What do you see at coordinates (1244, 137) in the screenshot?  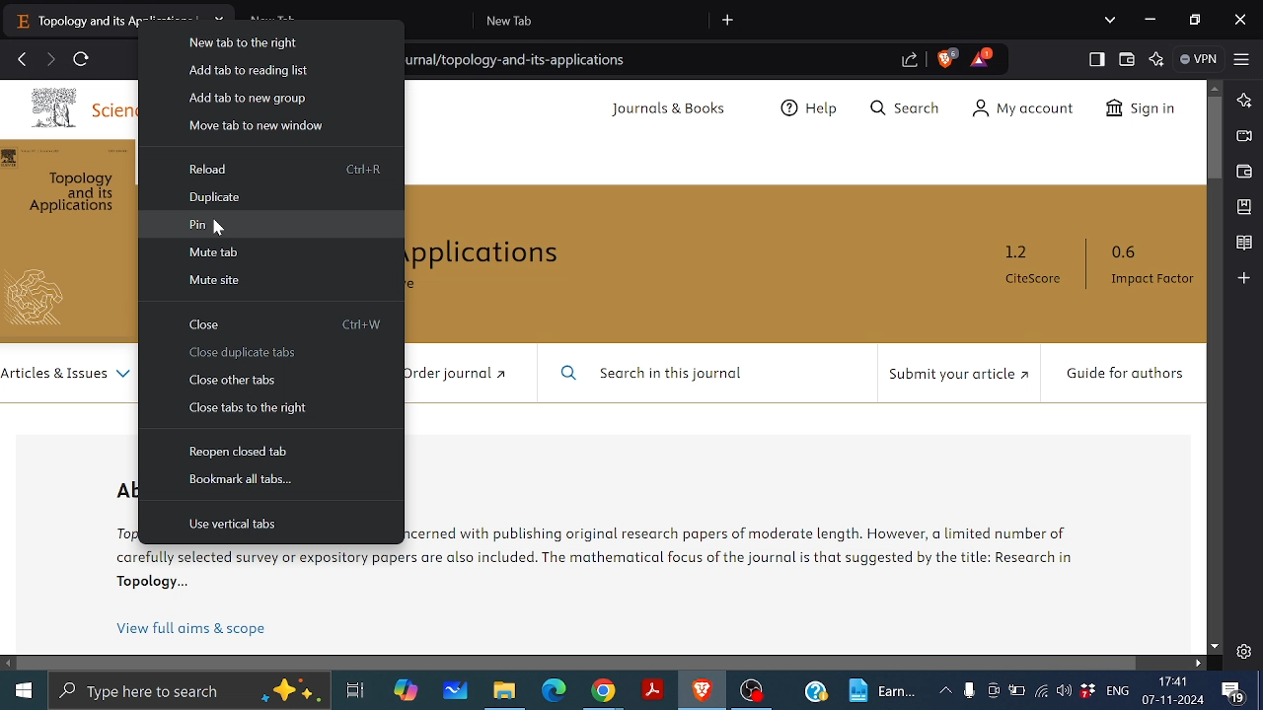 I see `Brave talk` at bounding box center [1244, 137].